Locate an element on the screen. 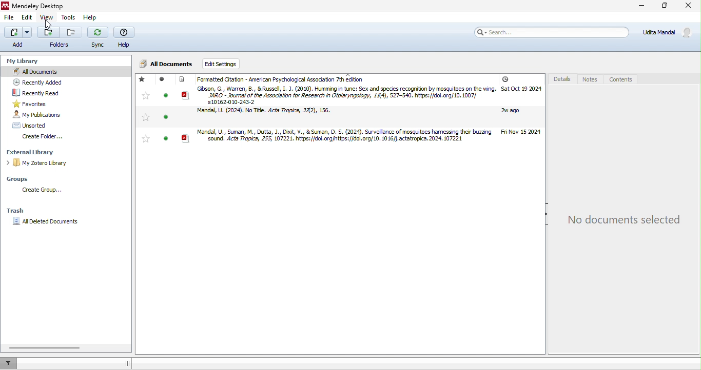 This screenshot has height=370, width=701. folder is located at coordinates (58, 38).